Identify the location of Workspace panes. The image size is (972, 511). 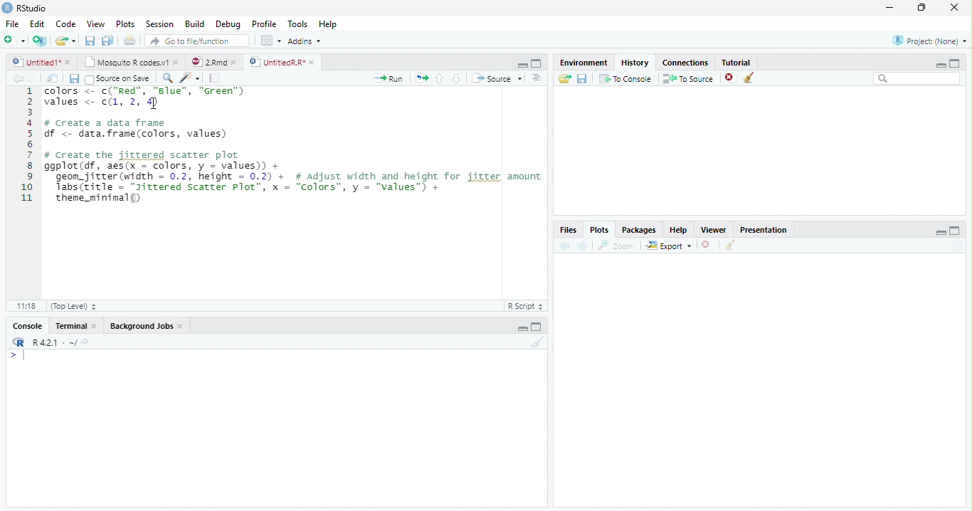
(271, 41).